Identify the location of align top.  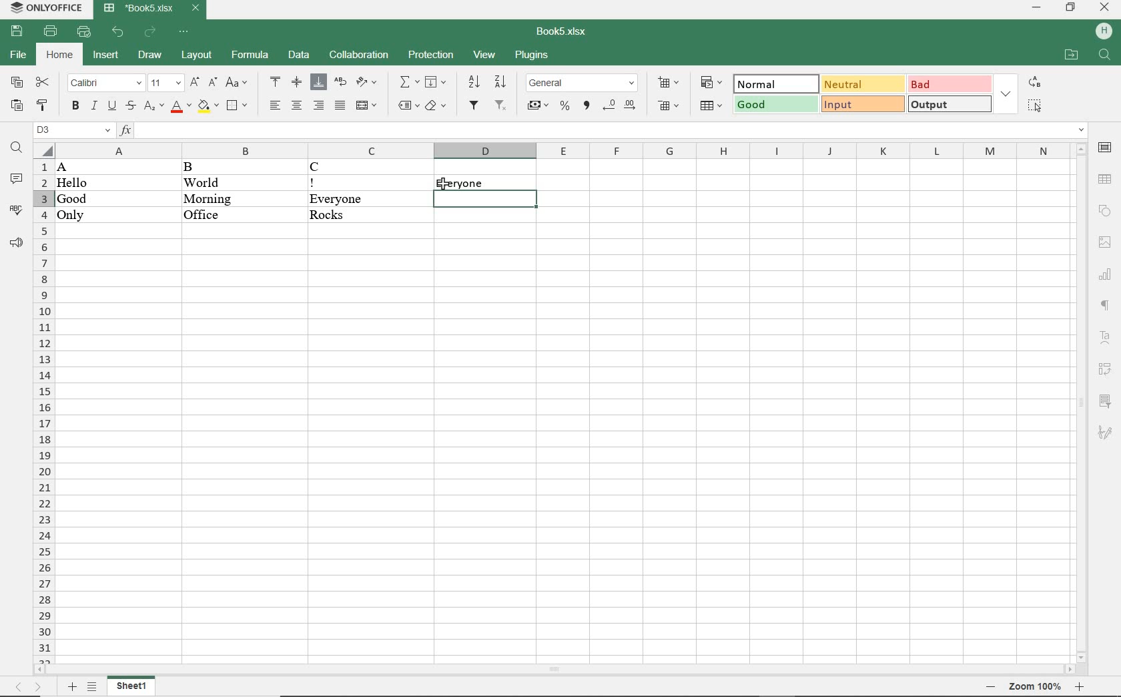
(276, 83).